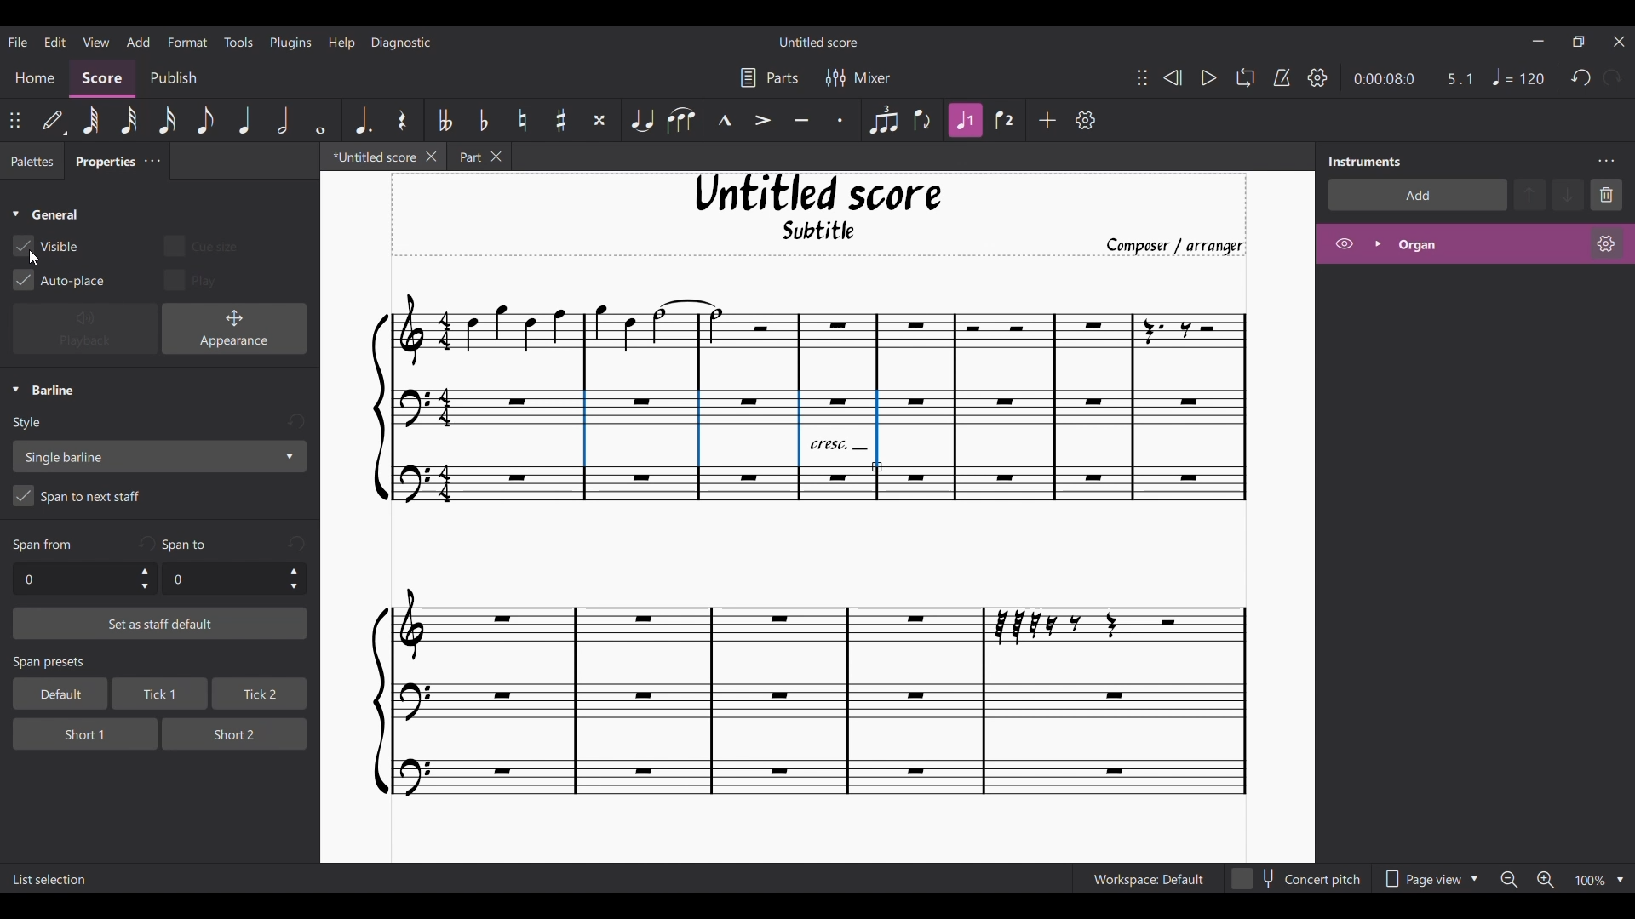  Describe the element at coordinates (1545, 881) in the screenshot. I see `Zoom in` at that location.